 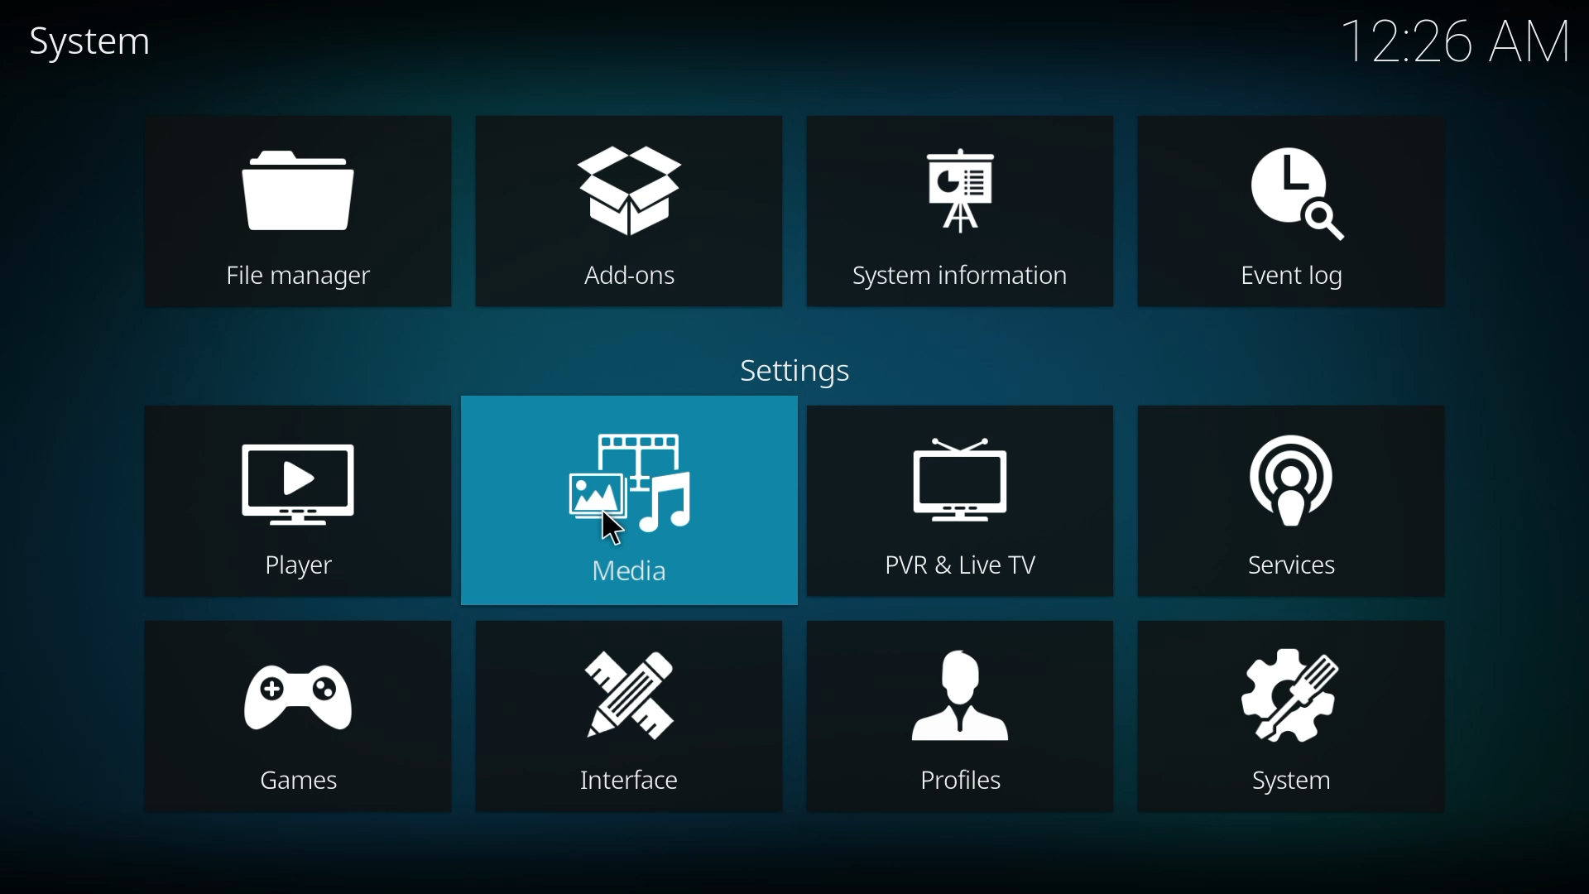 What do you see at coordinates (298, 721) in the screenshot?
I see `games` at bounding box center [298, 721].